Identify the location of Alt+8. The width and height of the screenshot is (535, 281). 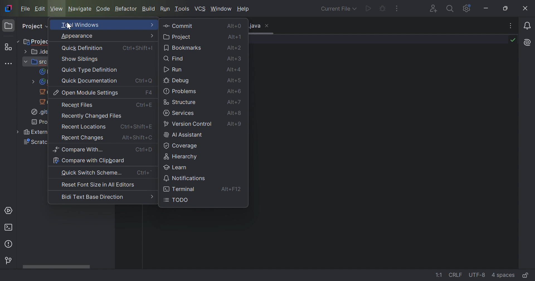
(234, 114).